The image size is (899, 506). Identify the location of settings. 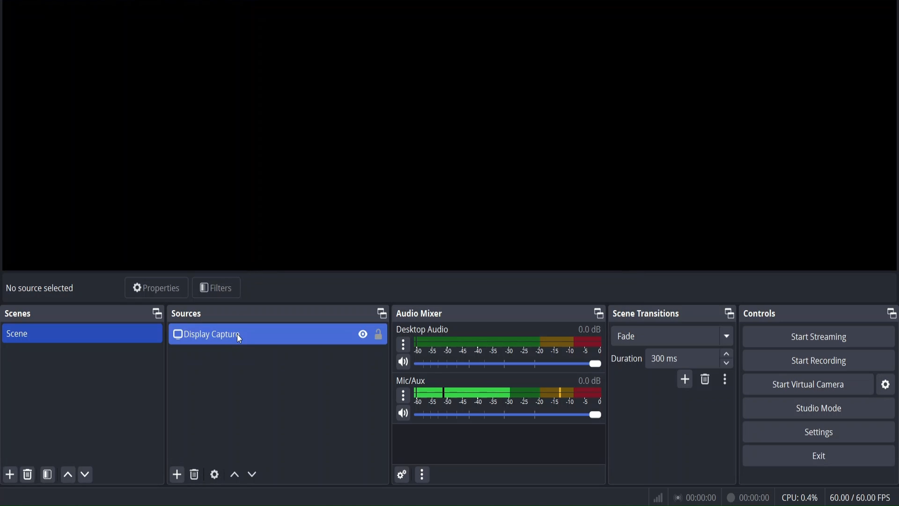
(885, 385).